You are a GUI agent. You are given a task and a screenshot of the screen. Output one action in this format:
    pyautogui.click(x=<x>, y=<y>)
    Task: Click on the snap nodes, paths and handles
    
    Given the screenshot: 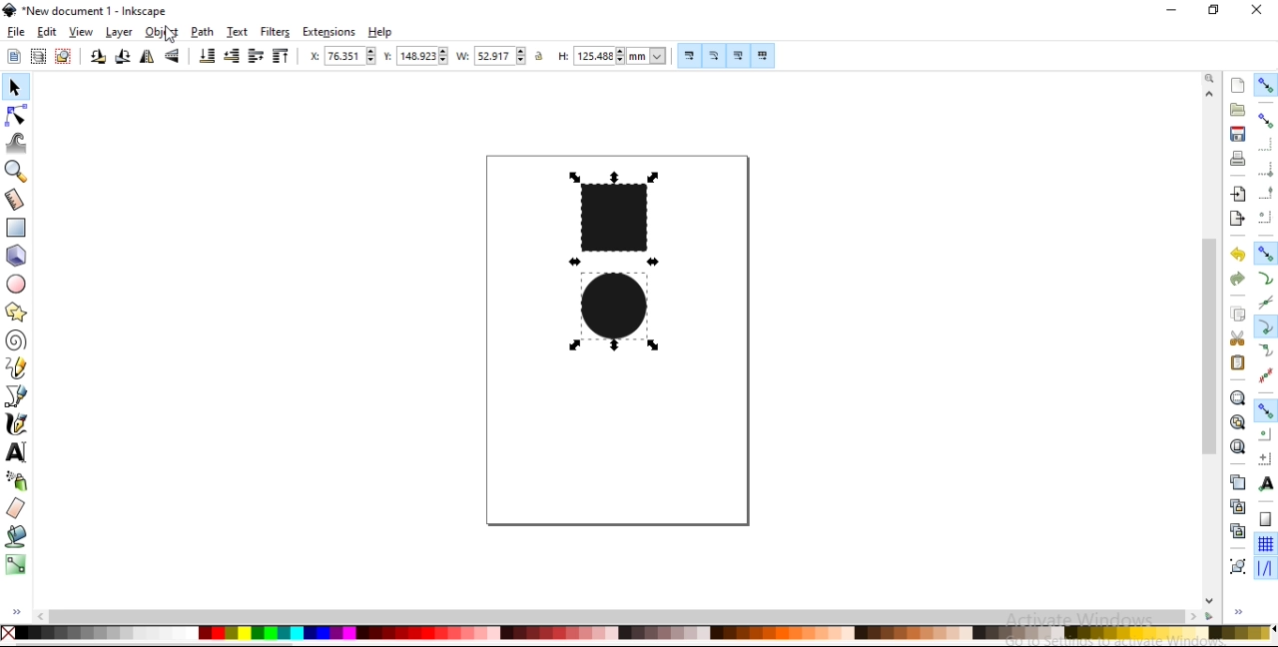 What is the action you would take?
    pyautogui.click(x=1266, y=253)
    